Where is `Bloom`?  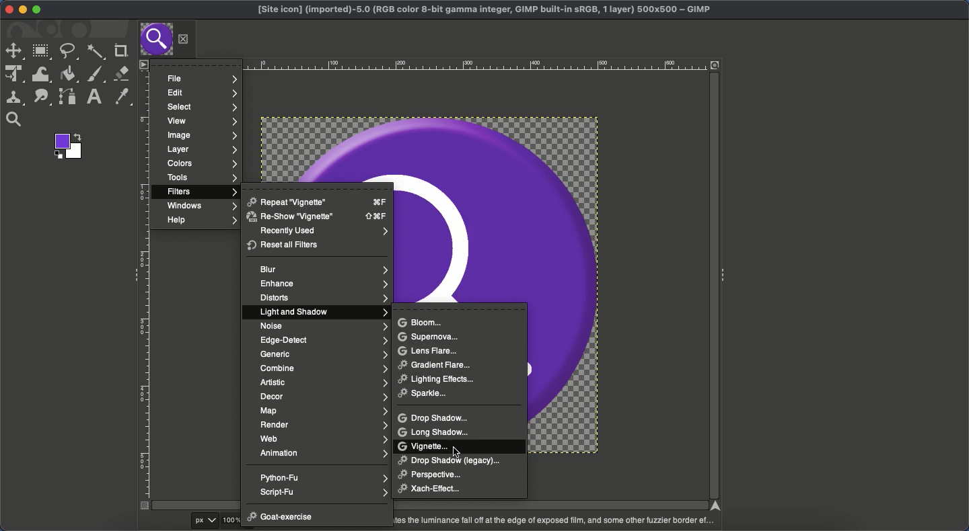 Bloom is located at coordinates (420, 322).